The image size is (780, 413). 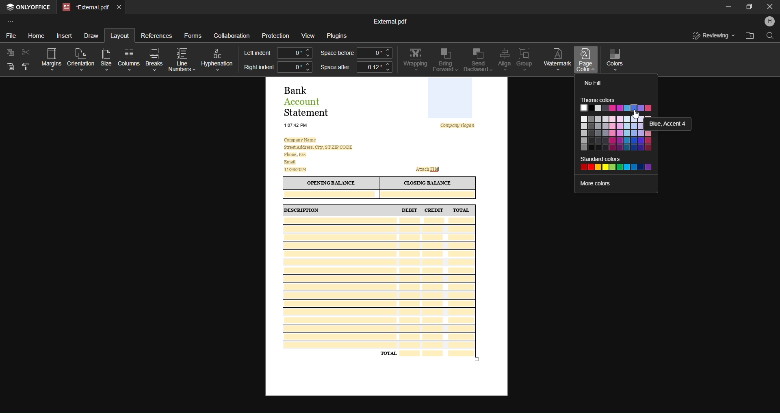 I want to click on Right Indent, so click(x=258, y=68).